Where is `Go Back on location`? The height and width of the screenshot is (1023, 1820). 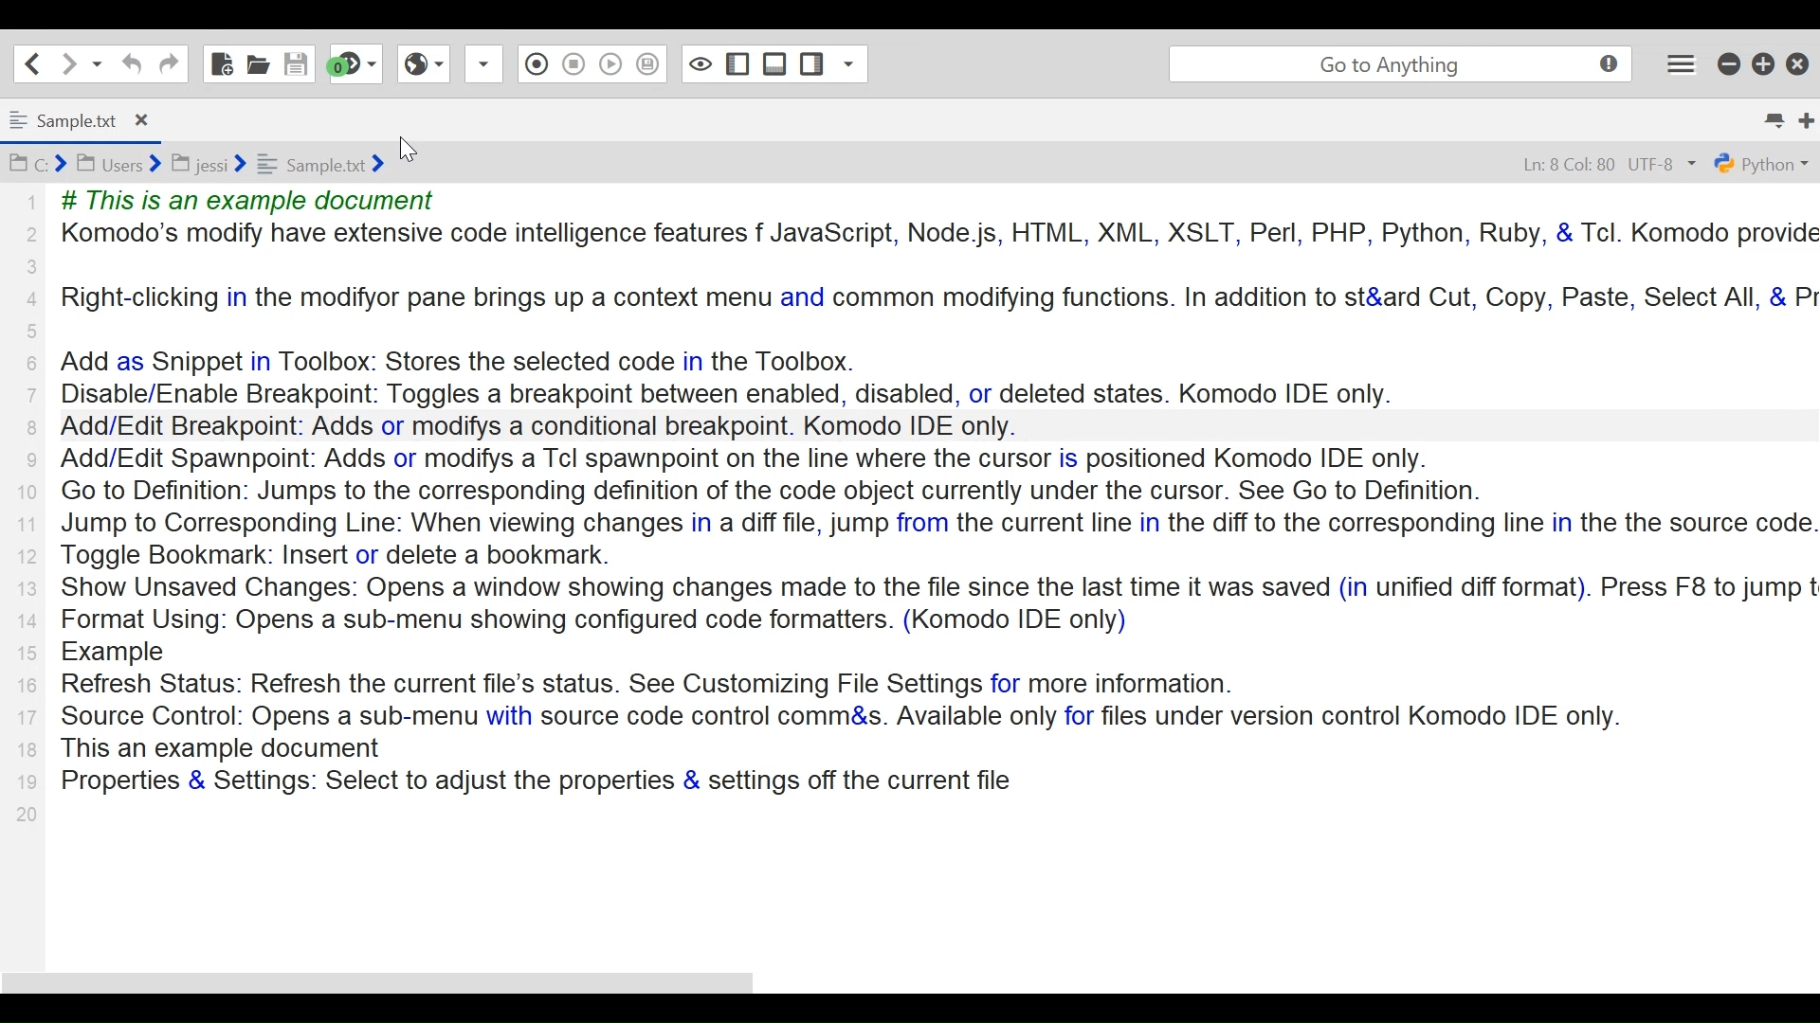
Go Back on location is located at coordinates (29, 63).